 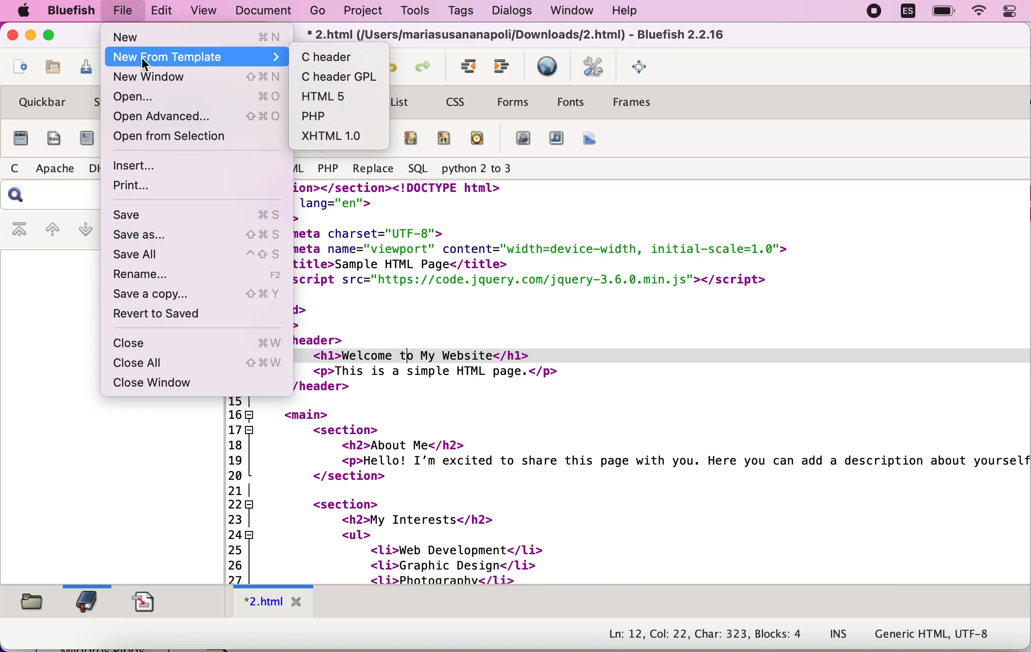 I want to click on html 5, so click(x=340, y=96).